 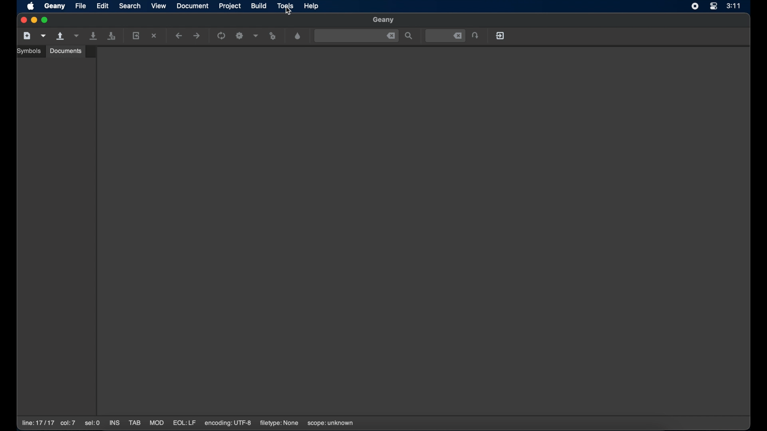 What do you see at coordinates (27, 36) in the screenshot?
I see `create a new file` at bounding box center [27, 36].